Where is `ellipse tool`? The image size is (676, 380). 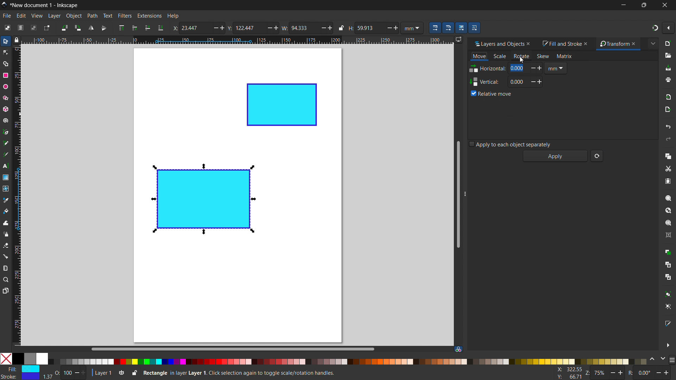
ellipse tool is located at coordinates (5, 86).